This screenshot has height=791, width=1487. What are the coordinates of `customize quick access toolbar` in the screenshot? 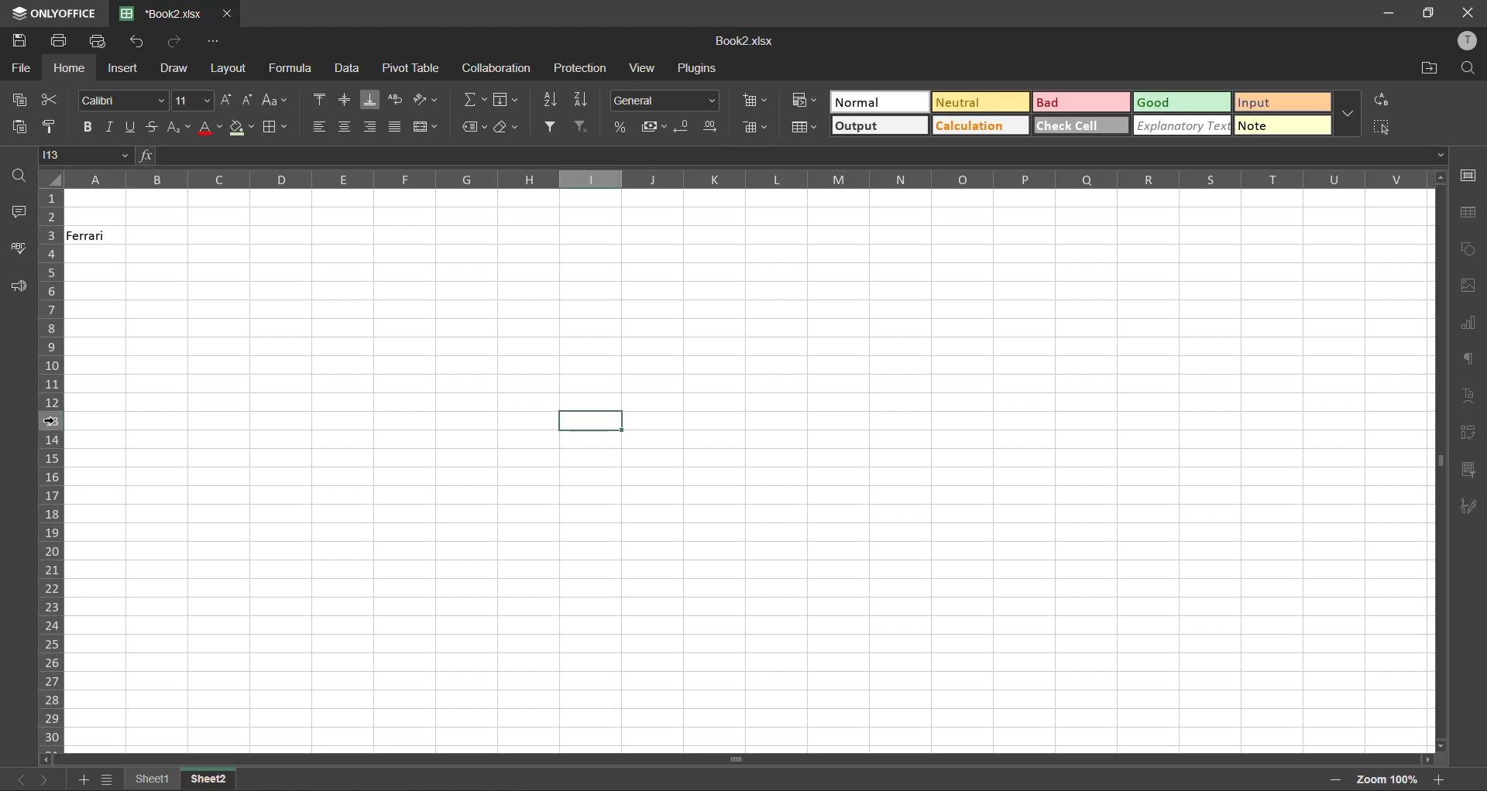 It's located at (211, 40).